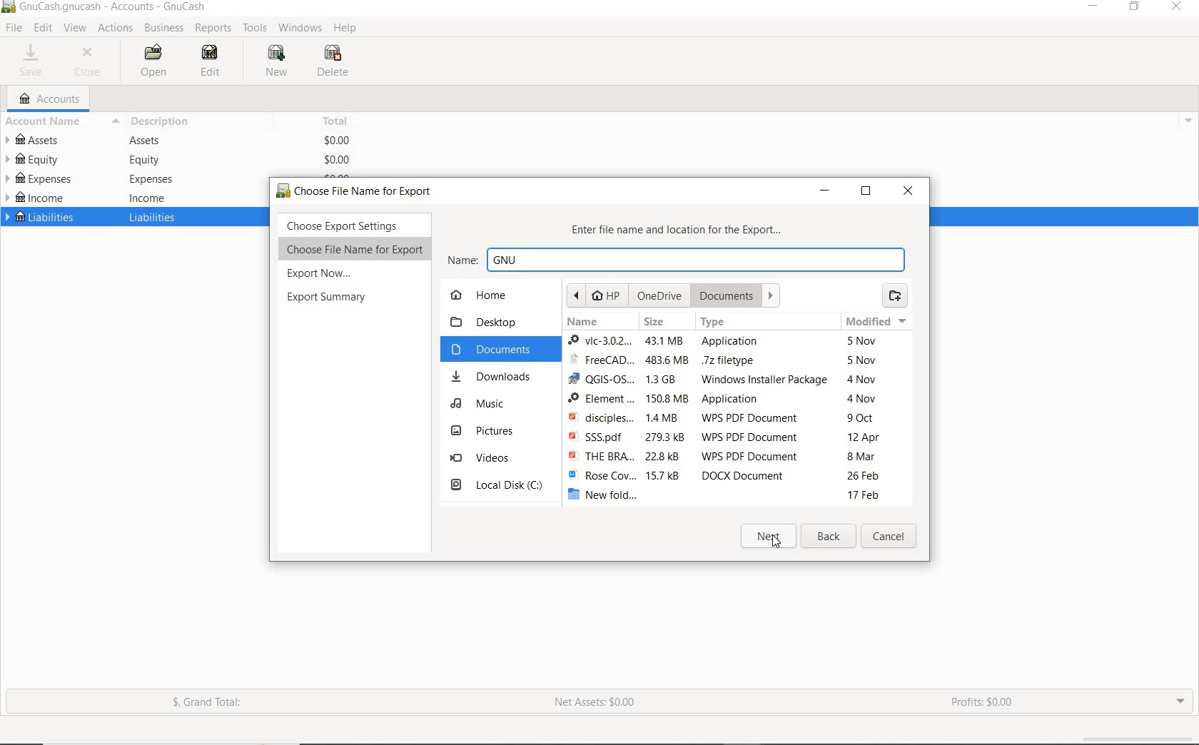  What do you see at coordinates (353, 226) in the screenshot?
I see `choose export settings` at bounding box center [353, 226].